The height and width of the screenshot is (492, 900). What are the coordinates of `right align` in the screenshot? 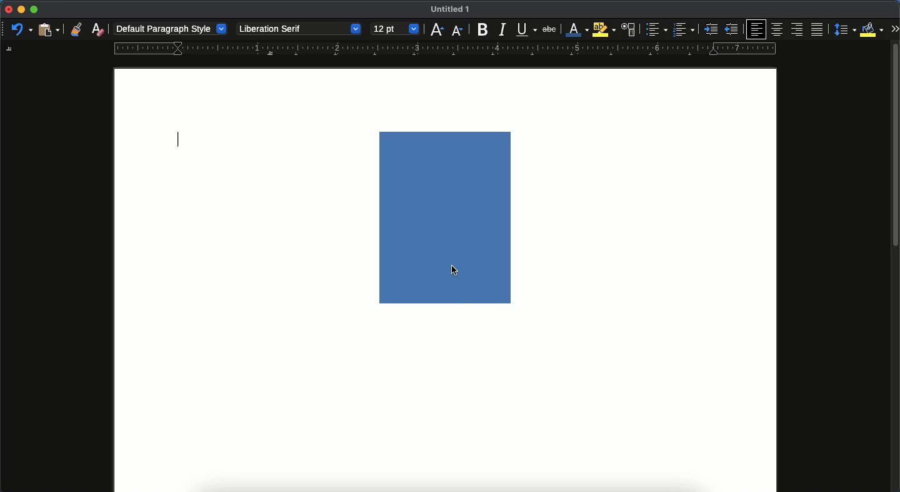 It's located at (796, 29).